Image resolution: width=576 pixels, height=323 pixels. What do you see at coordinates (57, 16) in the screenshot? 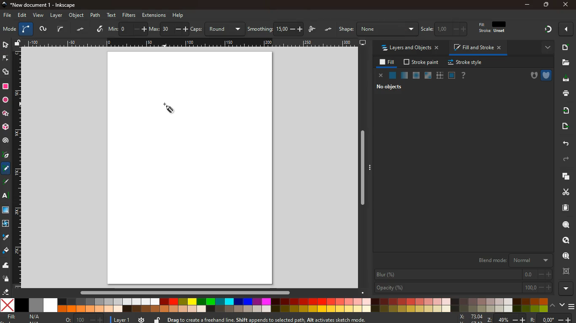
I see `layer` at bounding box center [57, 16].